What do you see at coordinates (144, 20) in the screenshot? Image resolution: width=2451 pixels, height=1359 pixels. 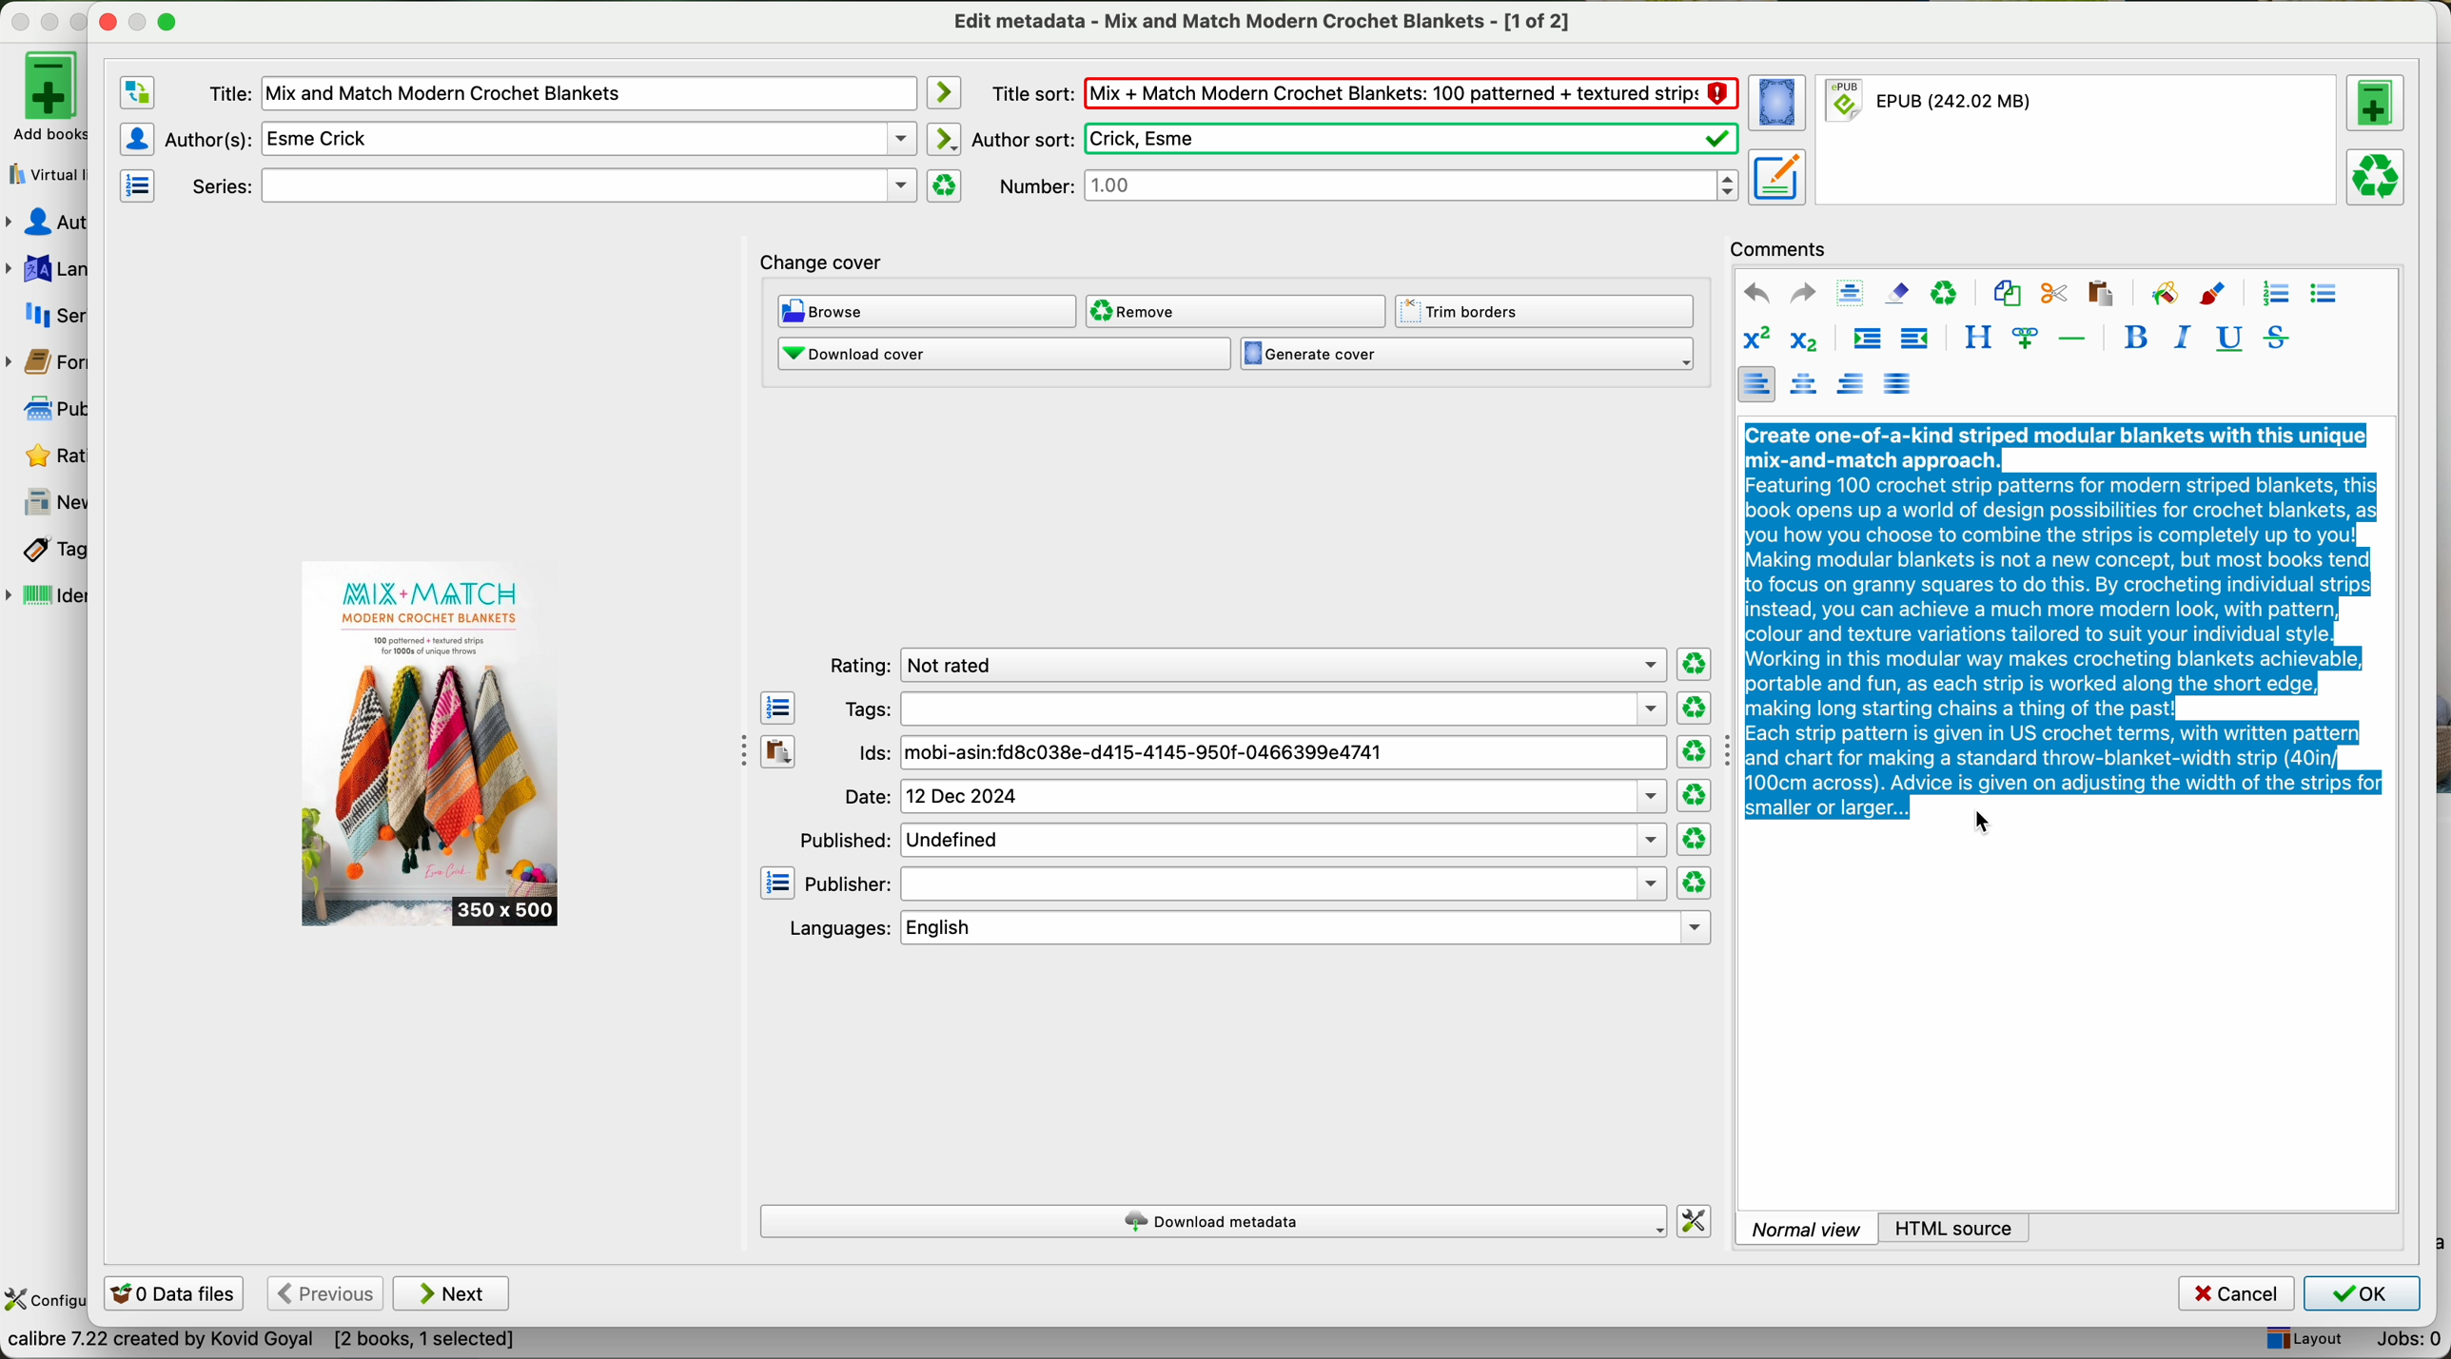 I see `disable minimize window` at bounding box center [144, 20].